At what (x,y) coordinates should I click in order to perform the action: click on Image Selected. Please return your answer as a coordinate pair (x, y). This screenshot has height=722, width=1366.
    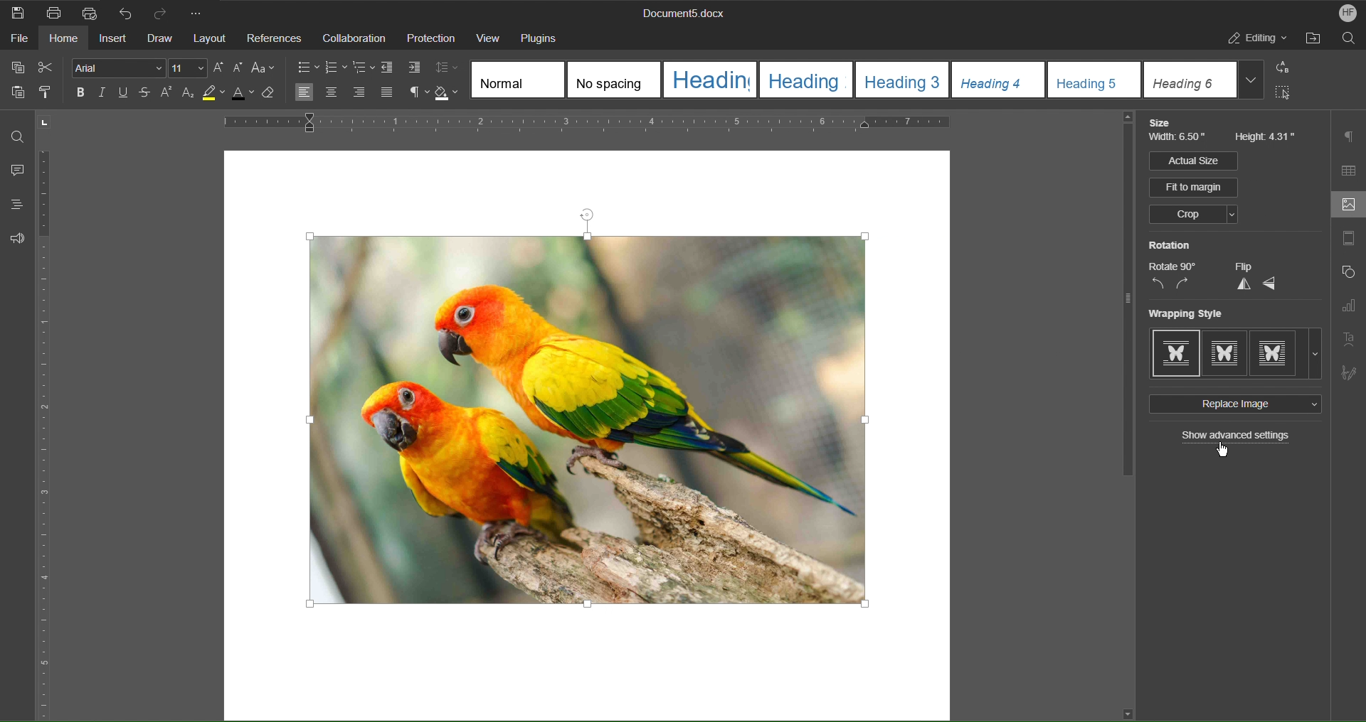
    Looking at the image, I should click on (642, 411).